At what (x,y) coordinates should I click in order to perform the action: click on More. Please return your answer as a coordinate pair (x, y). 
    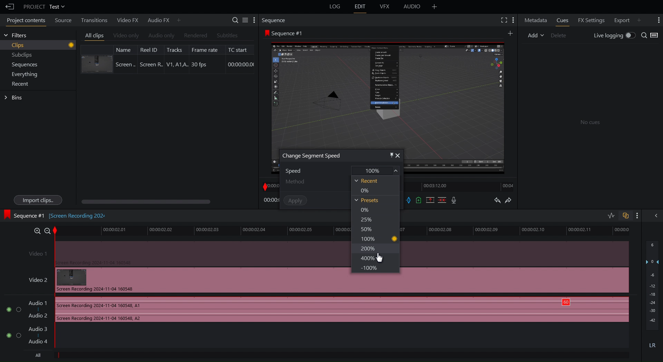
    Looking at the image, I should click on (642, 19).